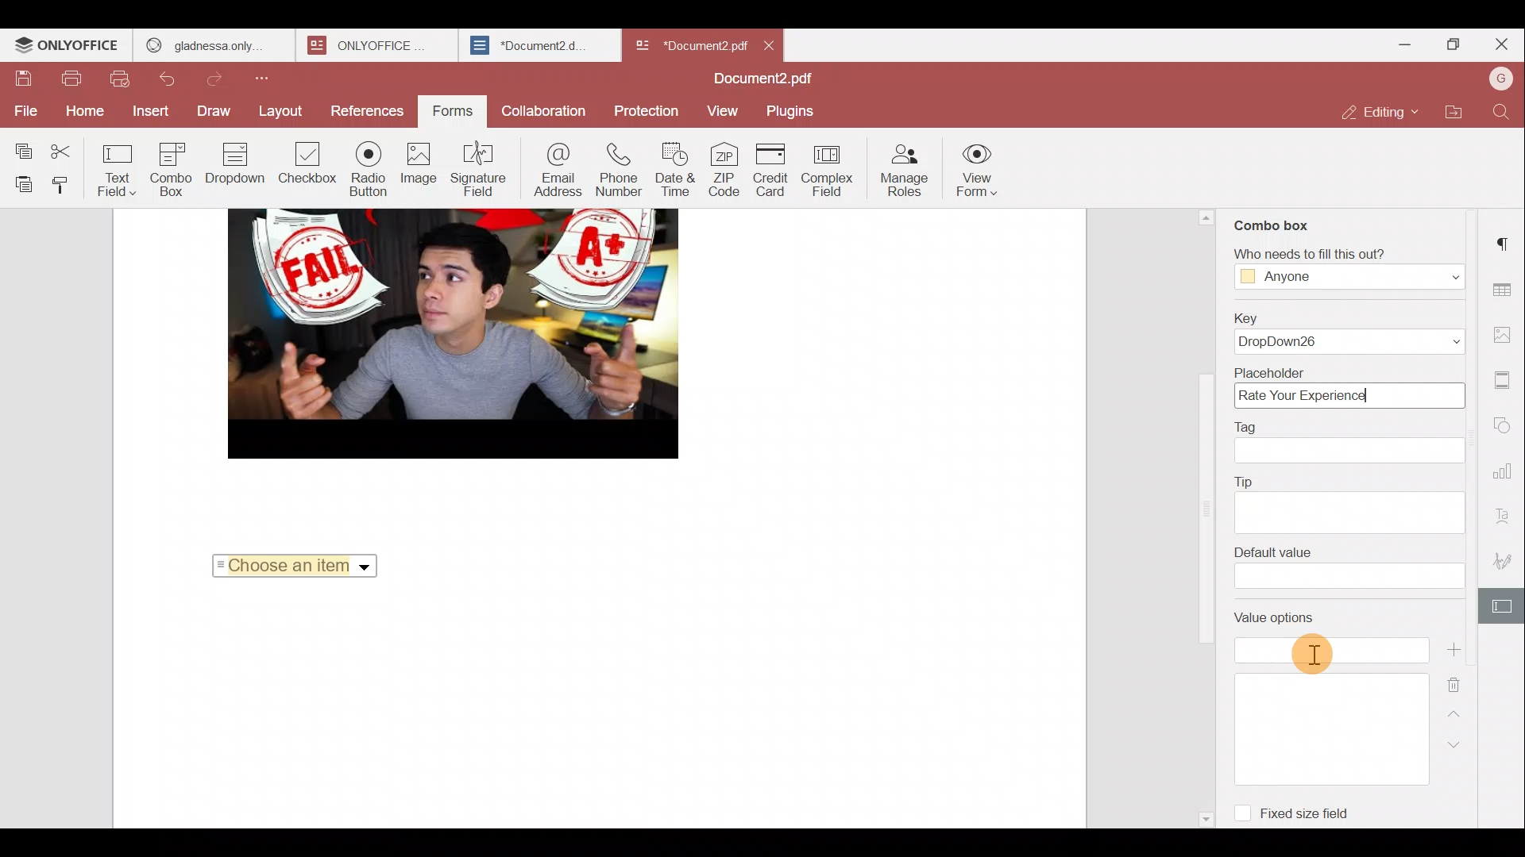 The width and height of the screenshot is (1525, 857). Describe the element at coordinates (556, 169) in the screenshot. I see `Email address` at that location.